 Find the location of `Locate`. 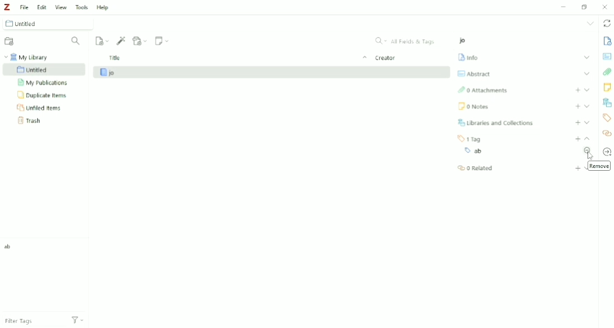

Locate is located at coordinates (607, 152).